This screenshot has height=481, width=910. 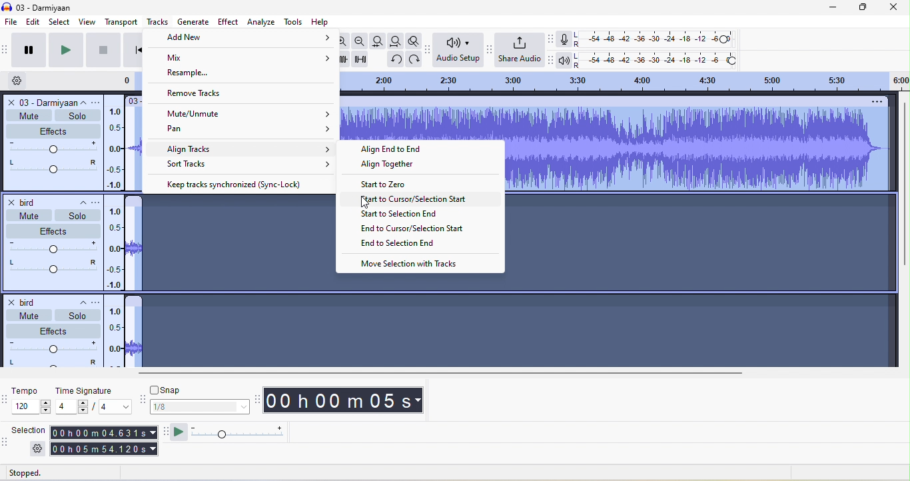 What do you see at coordinates (195, 74) in the screenshot?
I see `resample` at bounding box center [195, 74].